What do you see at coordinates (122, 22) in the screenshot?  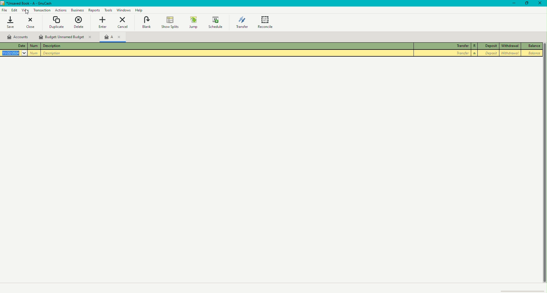 I see `Cancel` at bounding box center [122, 22].